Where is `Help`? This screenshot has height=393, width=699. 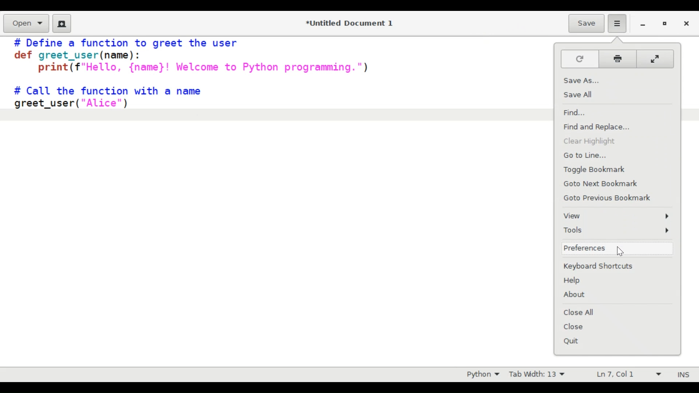
Help is located at coordinates (612, 281).